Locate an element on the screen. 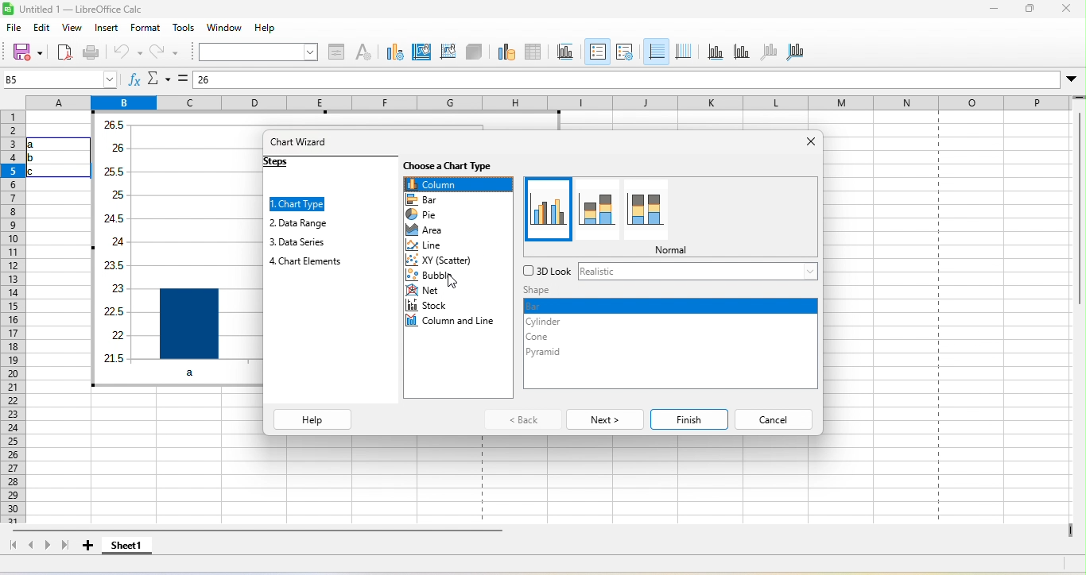 This screenshot has width=1086, height=575. xy is located at coordinates (444, 258).